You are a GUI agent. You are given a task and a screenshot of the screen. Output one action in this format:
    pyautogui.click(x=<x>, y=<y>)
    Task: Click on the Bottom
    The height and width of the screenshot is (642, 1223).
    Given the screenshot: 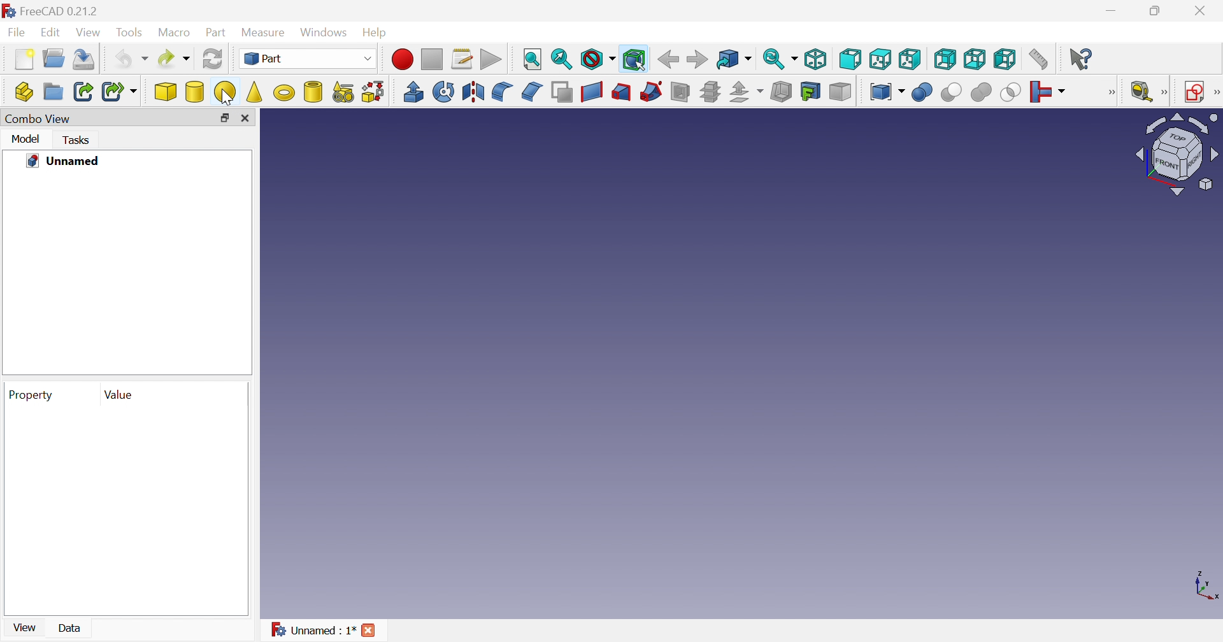 What is the action you would take?
    pyautogui.click(x=976, y=59)
    